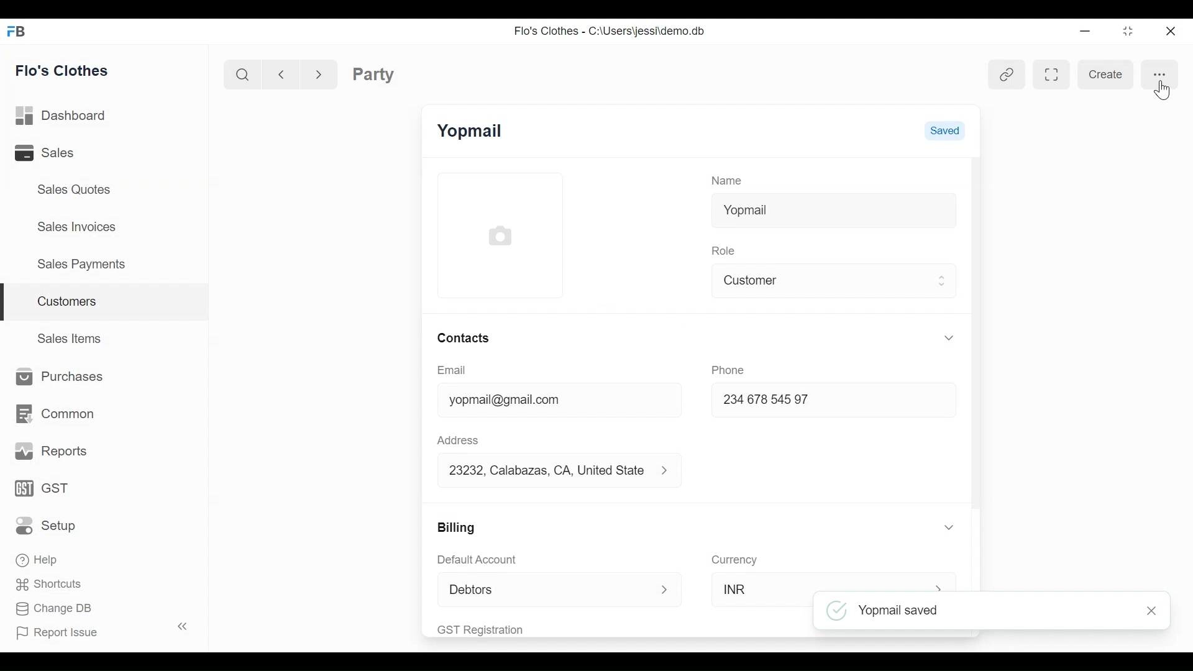 The width and height of the screenshot is (1193, 671). Describe the element at coordinates (1124, 31) in the screenshot. I see `Restore` at that location.